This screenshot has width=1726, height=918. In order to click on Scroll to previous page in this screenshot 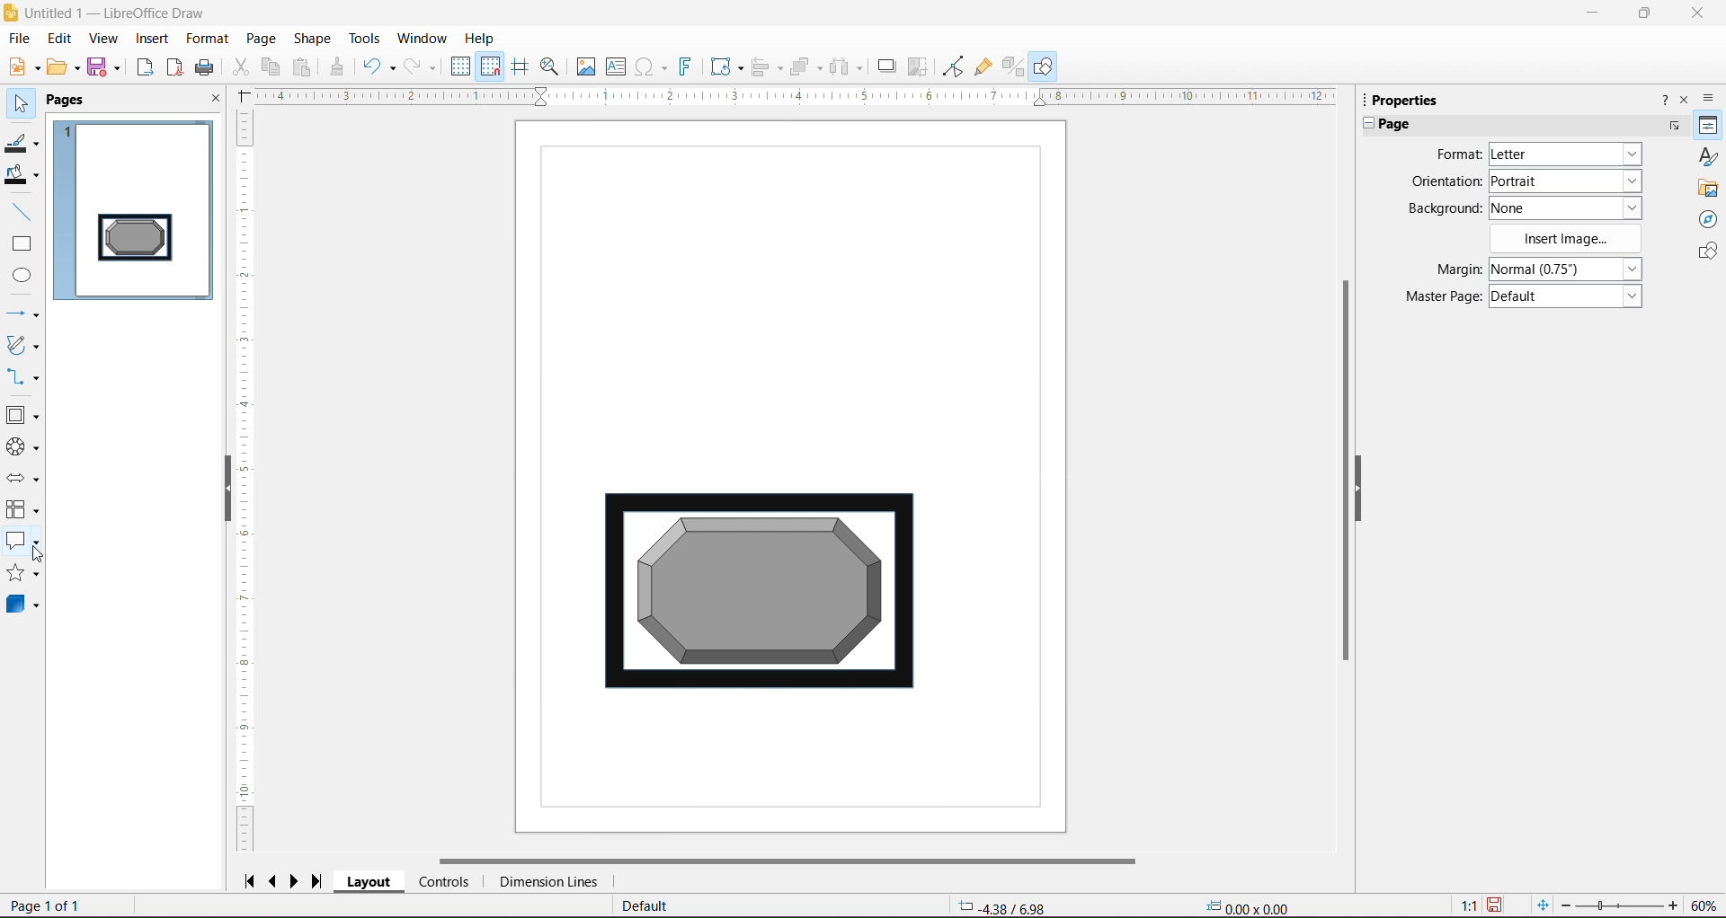, I will do `click(275, 880)`.